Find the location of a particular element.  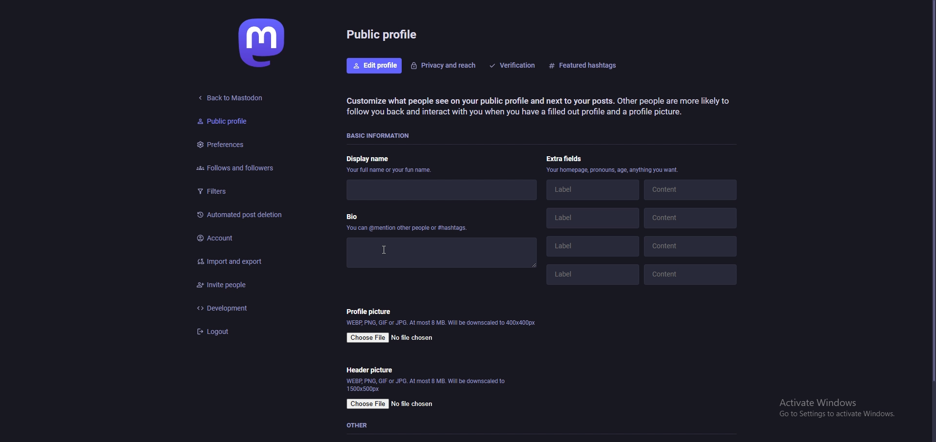

info is located at coordinates (537, 106).